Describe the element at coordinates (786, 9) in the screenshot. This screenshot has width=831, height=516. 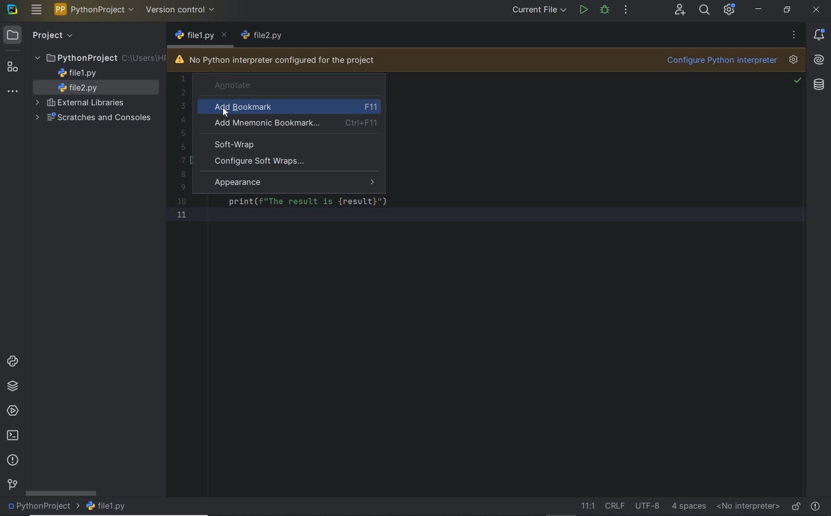
I see `restore down` at that location.